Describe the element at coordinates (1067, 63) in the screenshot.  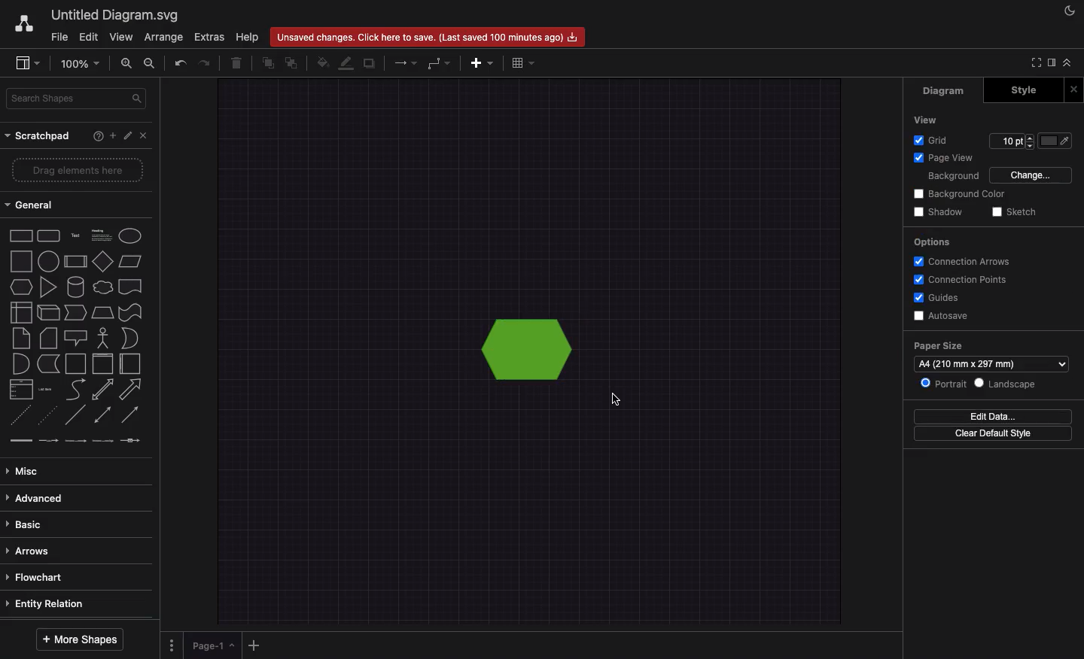
I see `Collapse` at that location.